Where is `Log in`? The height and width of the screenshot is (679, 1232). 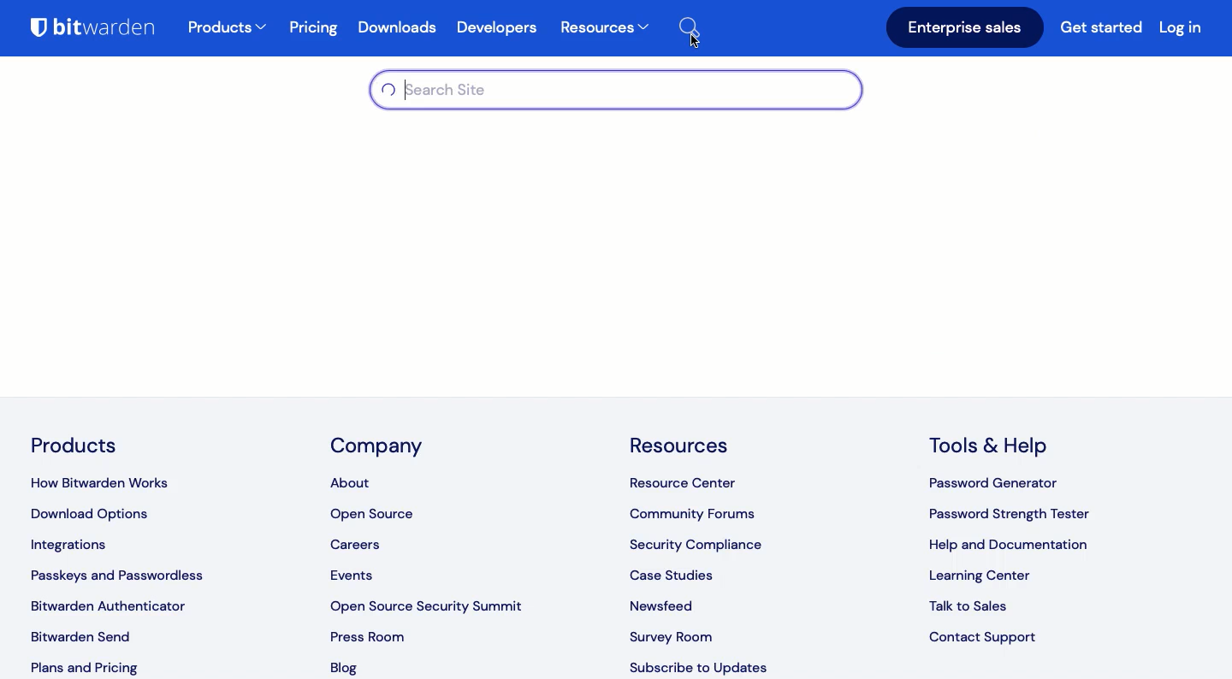 Log in is located at coordinates (1181, 27).